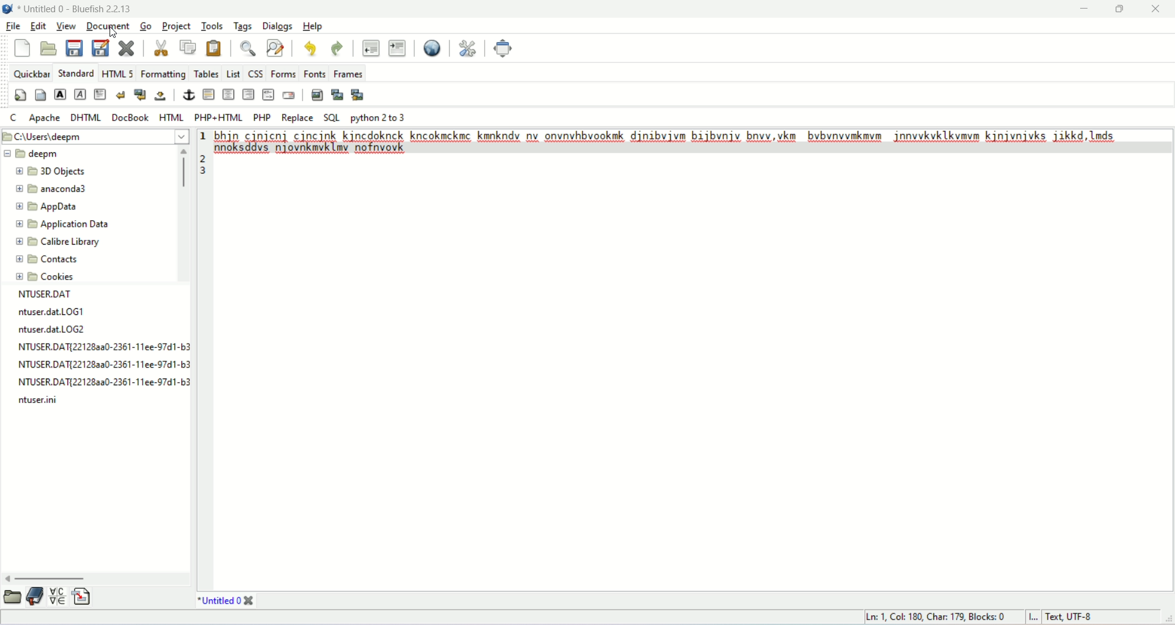 This screenshot has height=625, width=1175. I want to click on title, so click(225, 601).